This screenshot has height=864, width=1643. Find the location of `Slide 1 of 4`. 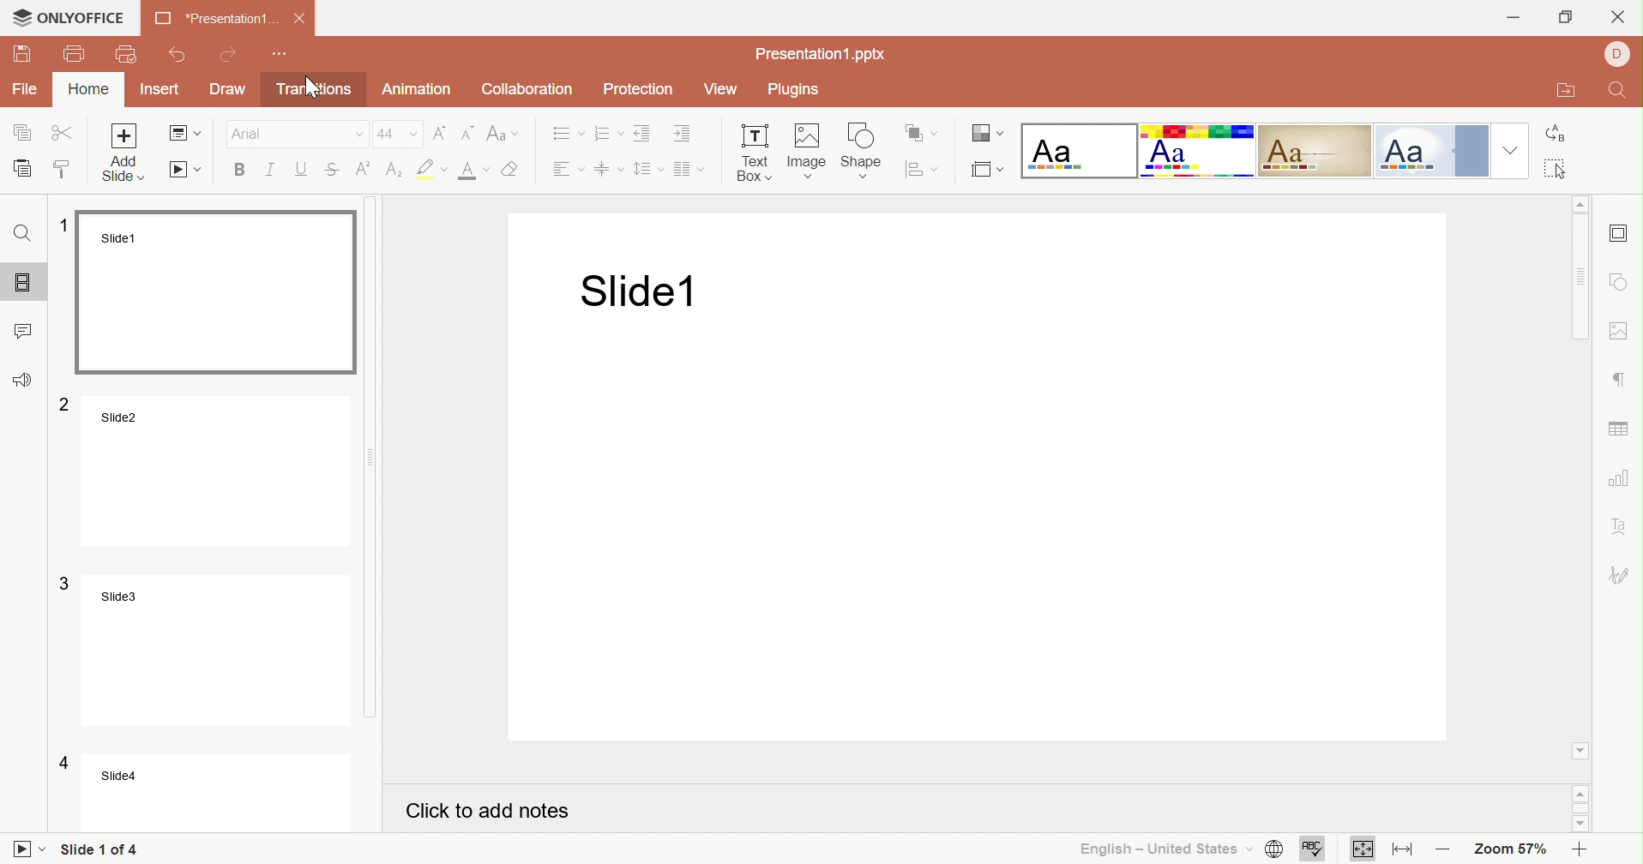

Slide 1 of 4 is located at coordinates (99, 849).